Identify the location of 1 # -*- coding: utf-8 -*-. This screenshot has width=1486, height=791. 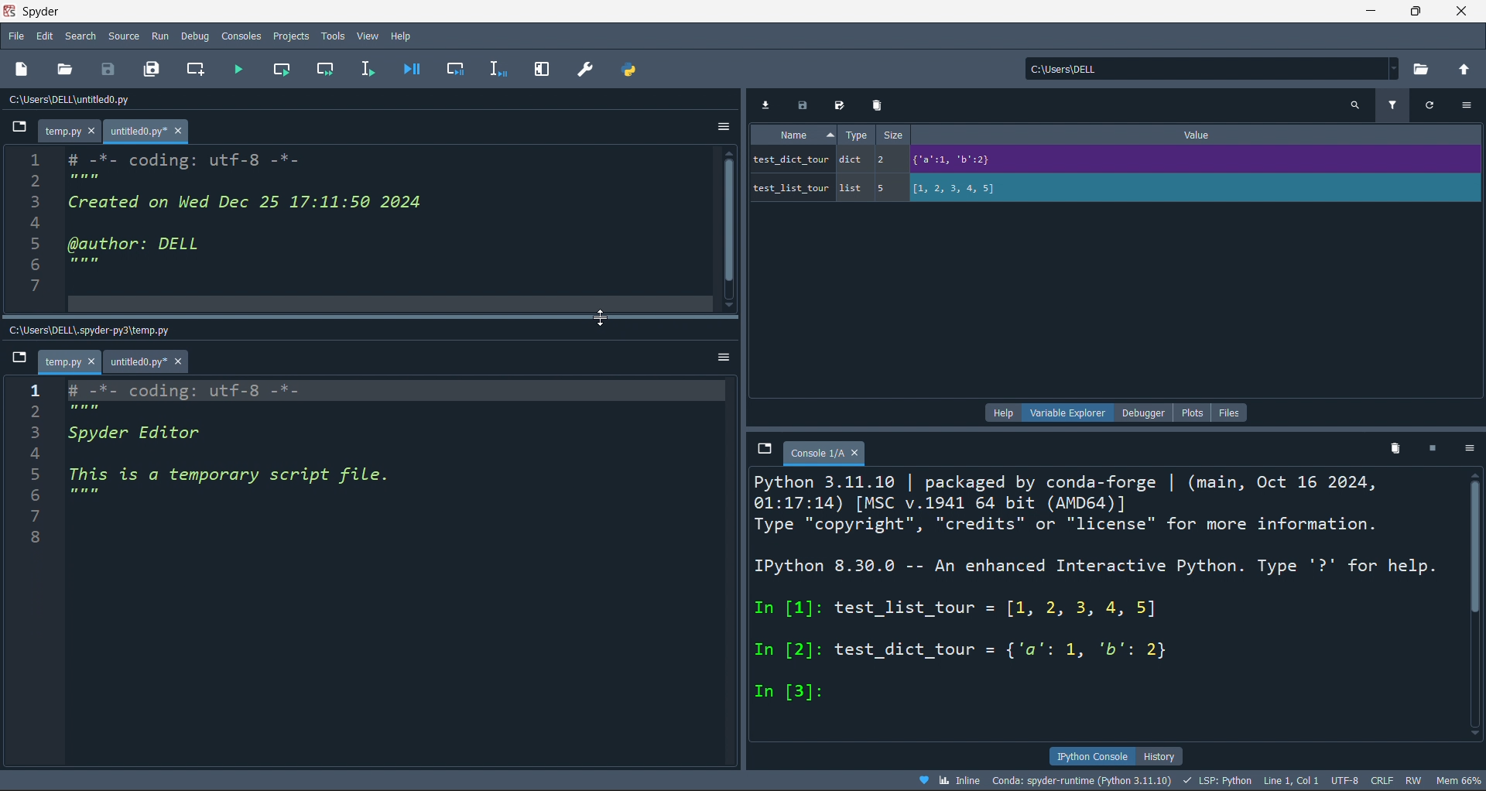
(166, 157).